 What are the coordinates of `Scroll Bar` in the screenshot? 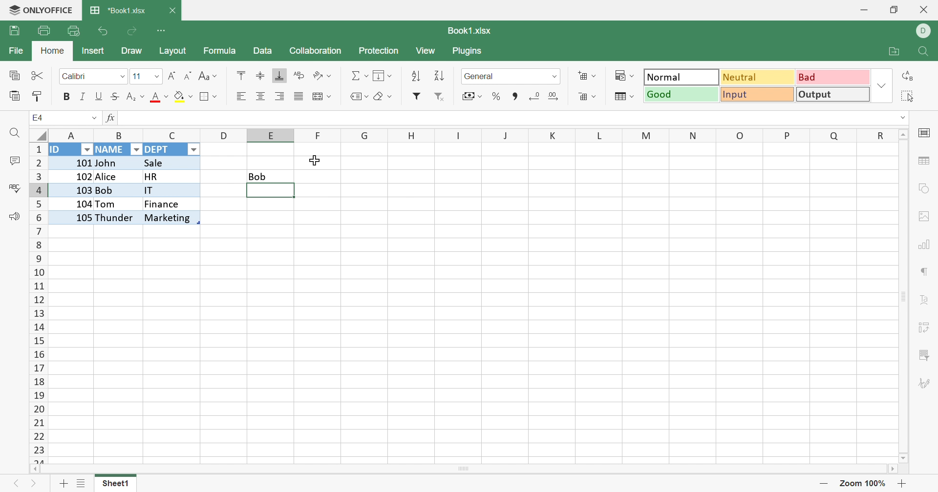 It's located at (903, 296).